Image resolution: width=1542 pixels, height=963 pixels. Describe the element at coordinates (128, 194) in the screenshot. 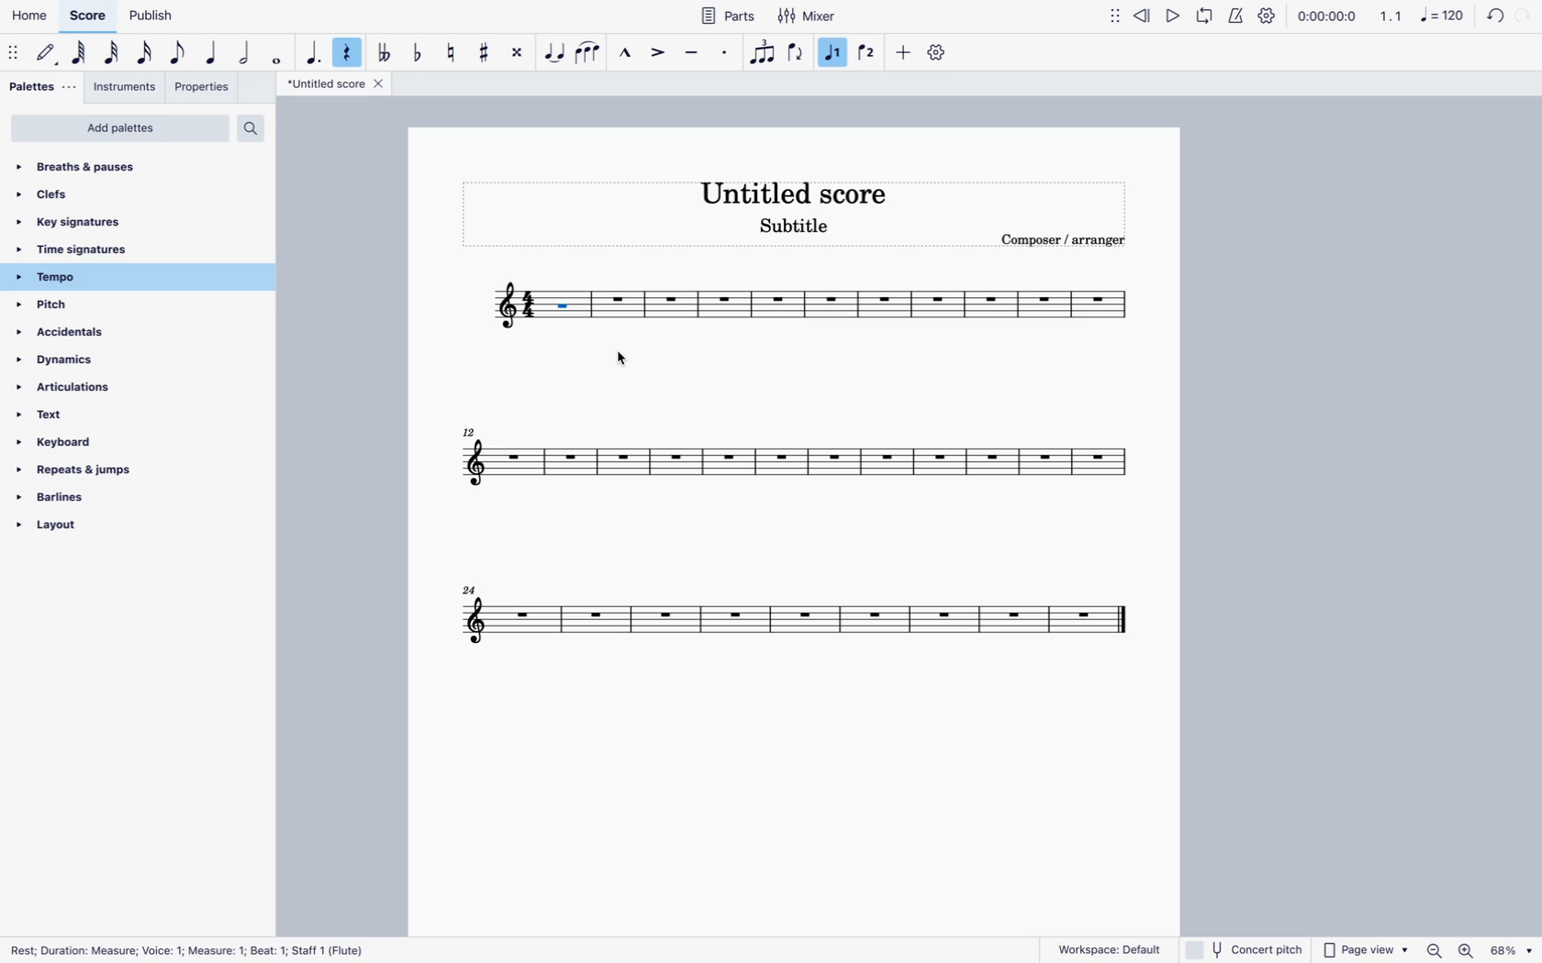

I see `clefs` at that location.